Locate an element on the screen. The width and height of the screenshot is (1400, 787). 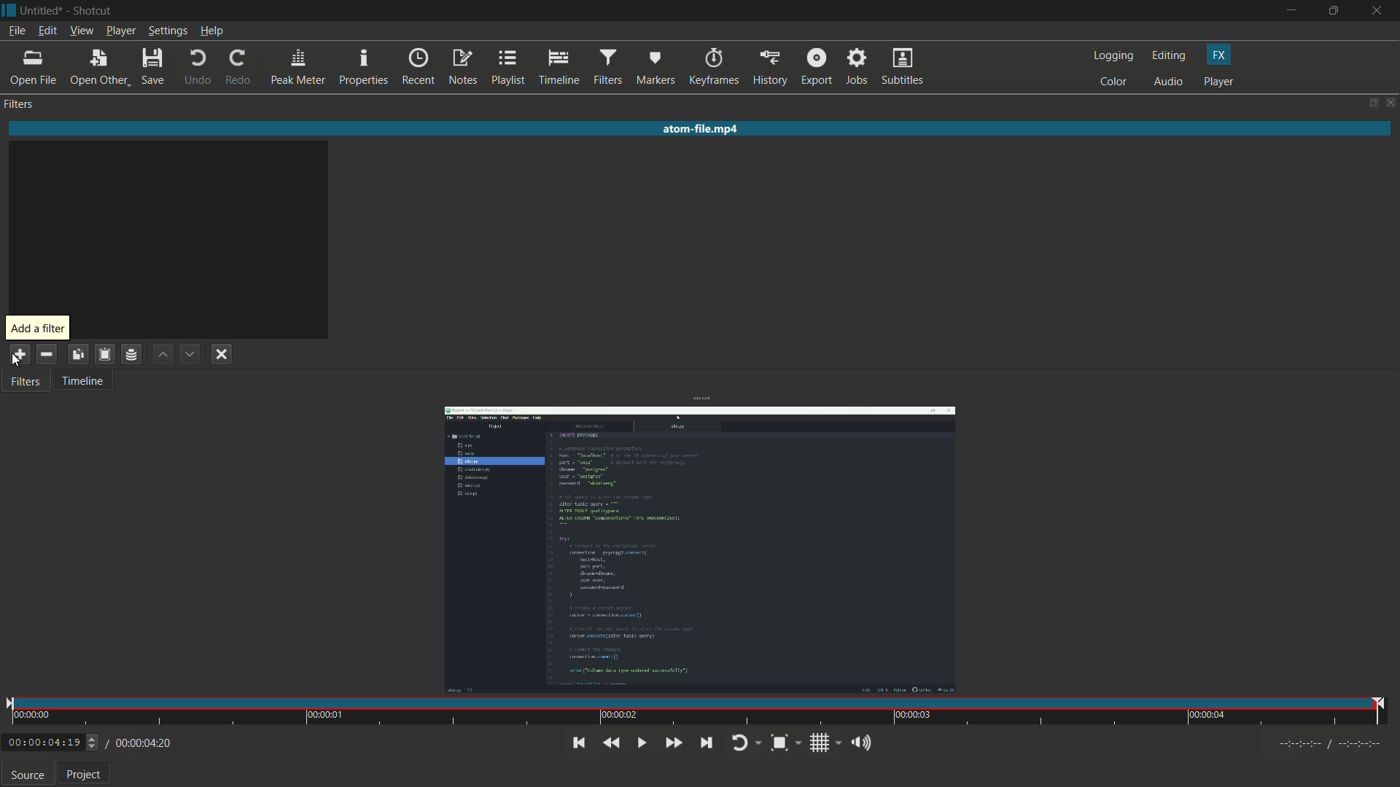
peak meter is located at coordinates (296, 68).